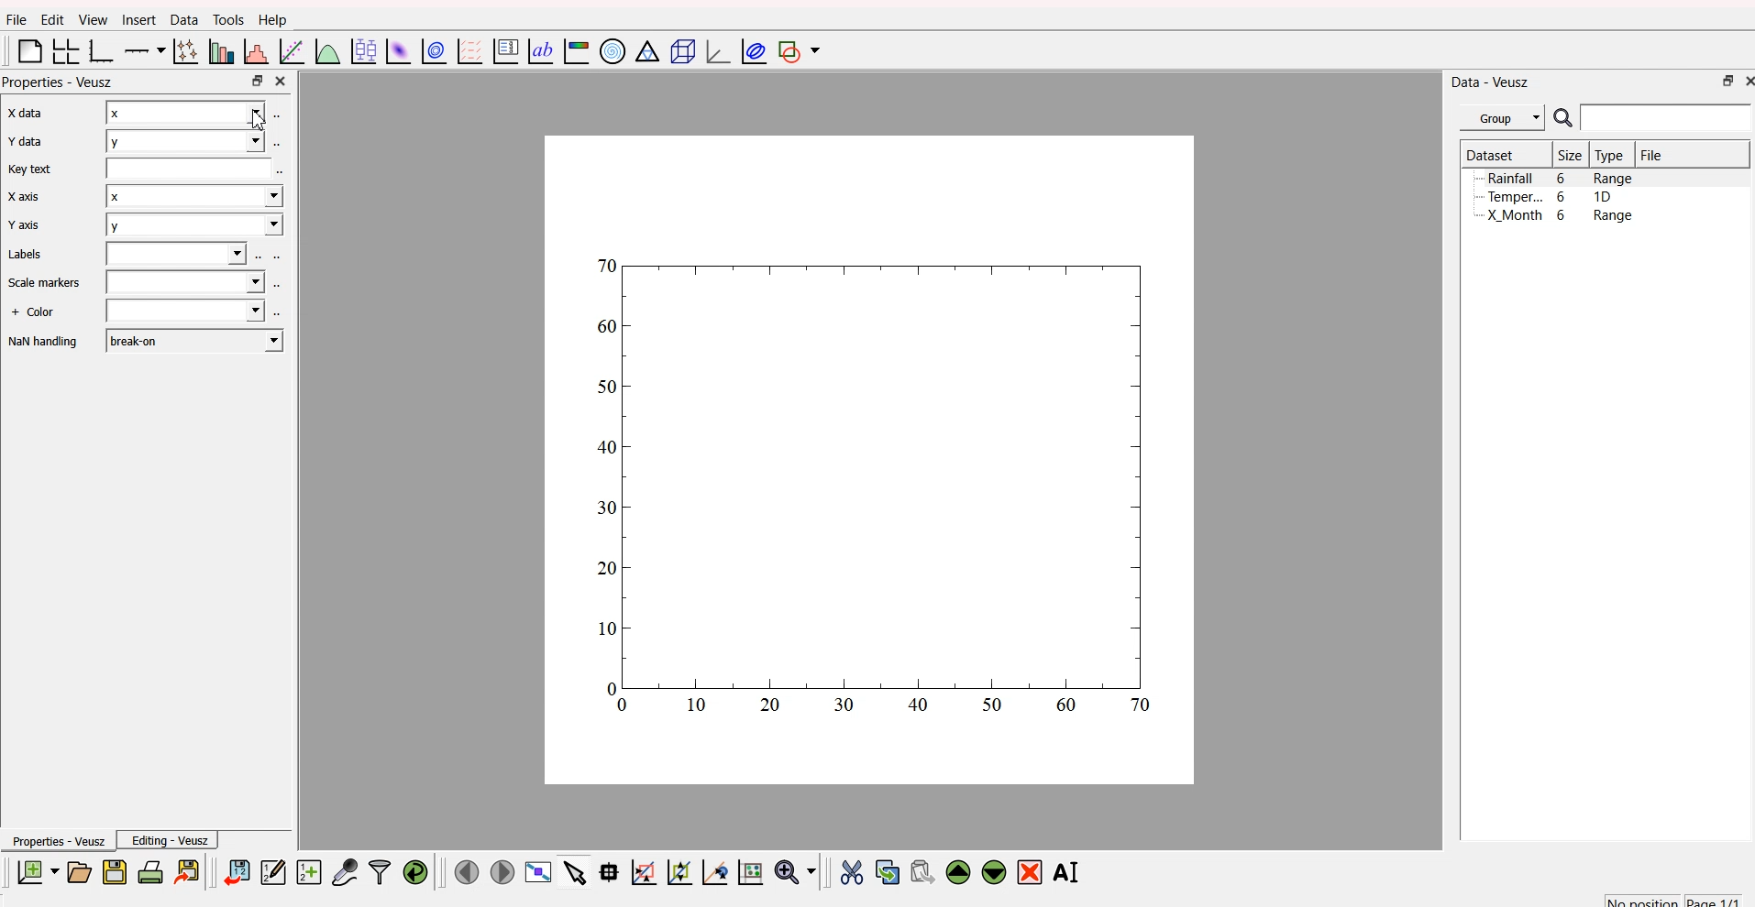 This screenshot has height=907, width=1755. Describe the element at coordinates (171, 840) in the screenshot. I see `Editing - Veusz |` at that location.